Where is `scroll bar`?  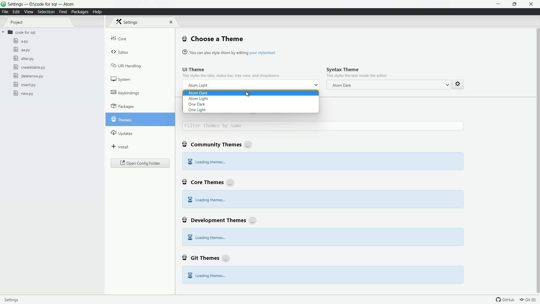
scroll bar is located at coordinates (537, 137).